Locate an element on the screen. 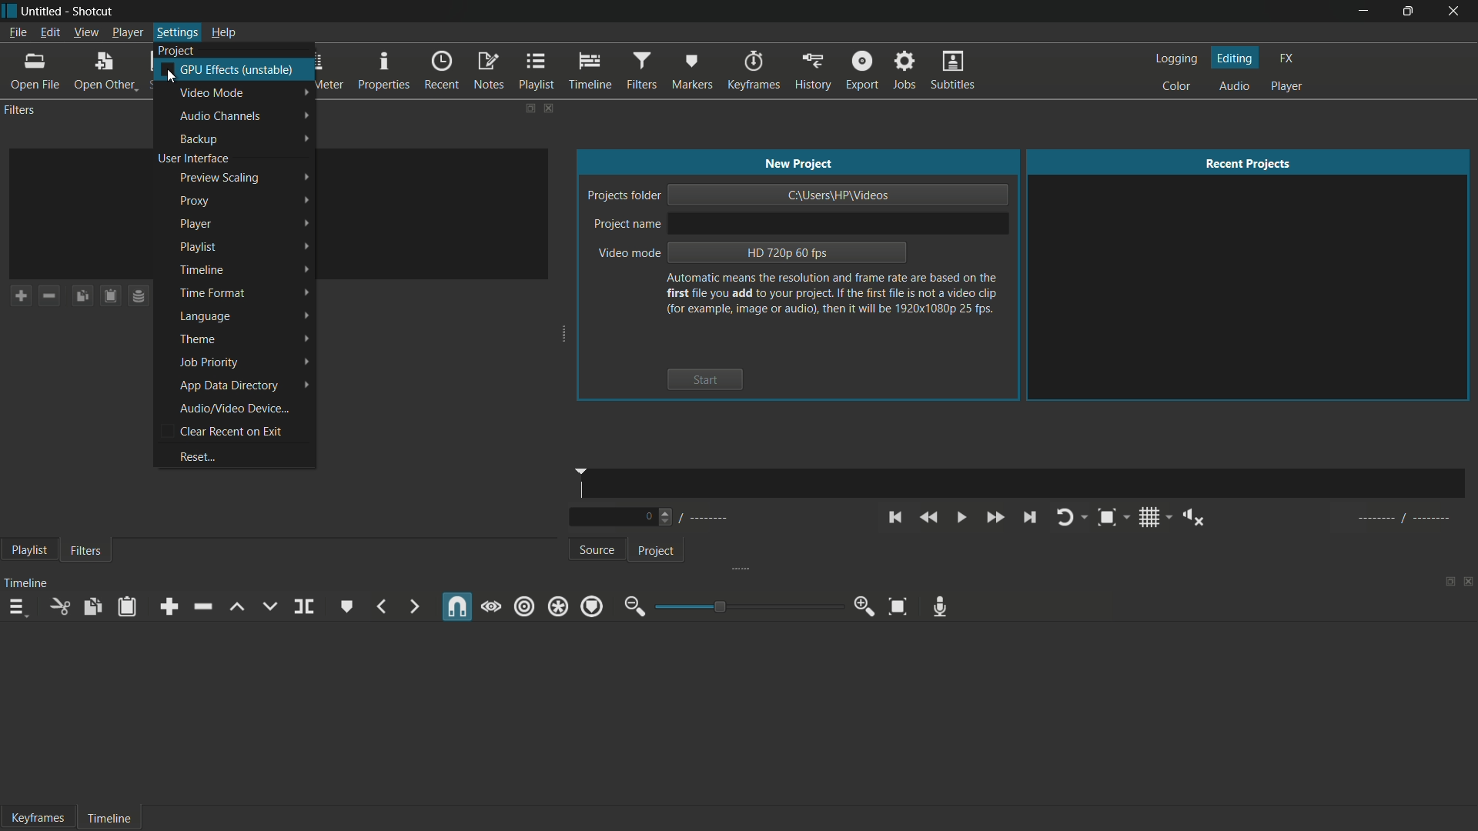 The image size is (1478, 831). al is located at coordinates (1400, 518).